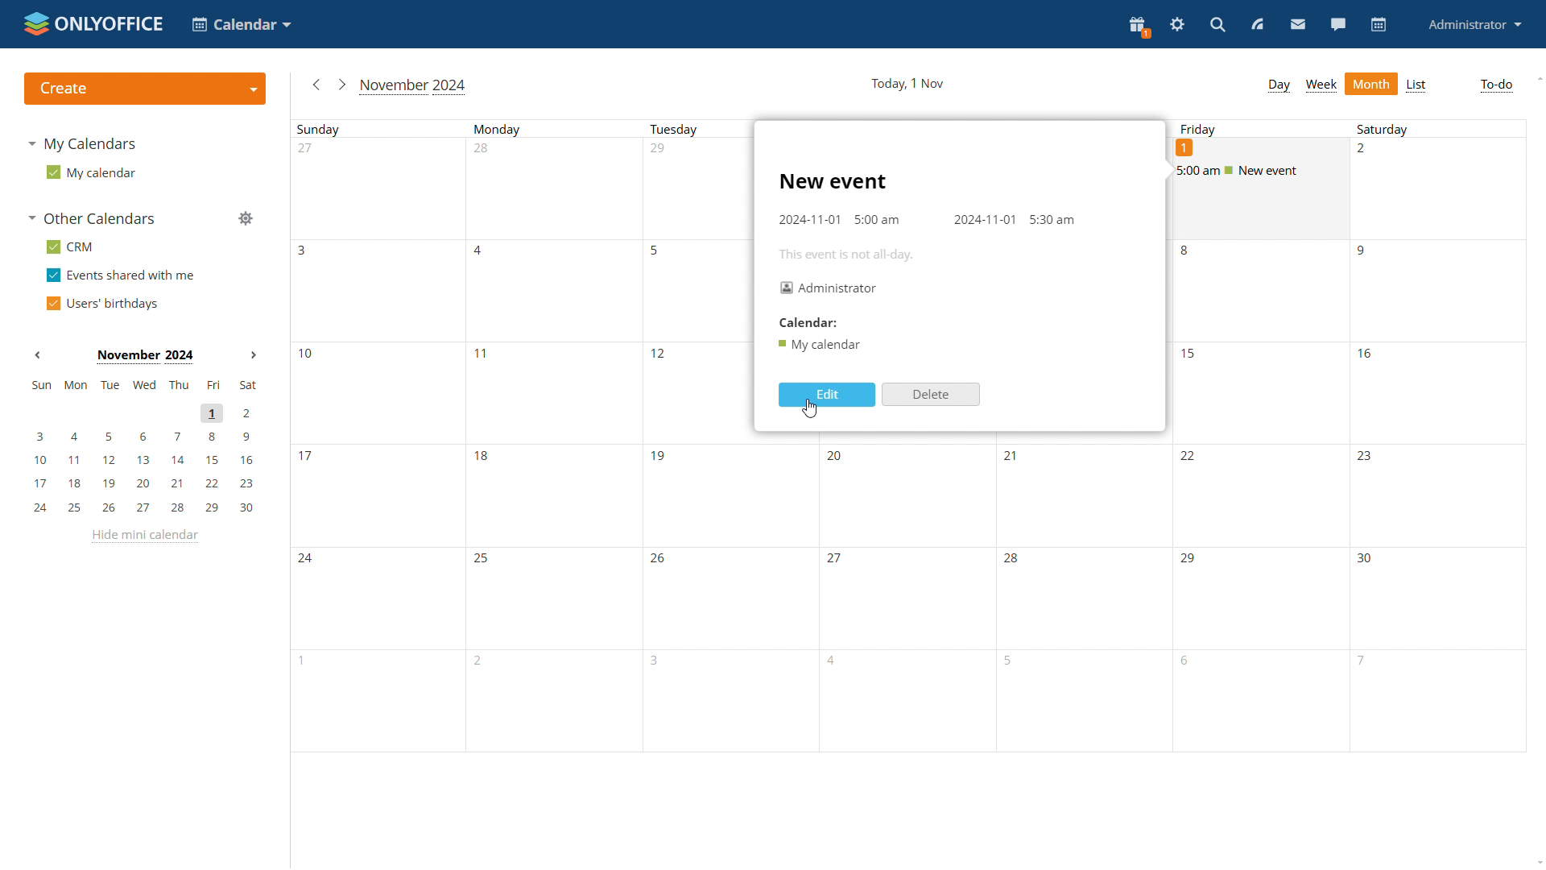 The image size is (1546, 870). Describe the element at coordinates (833, 182) in the screenshot. I see `event title` at that location.